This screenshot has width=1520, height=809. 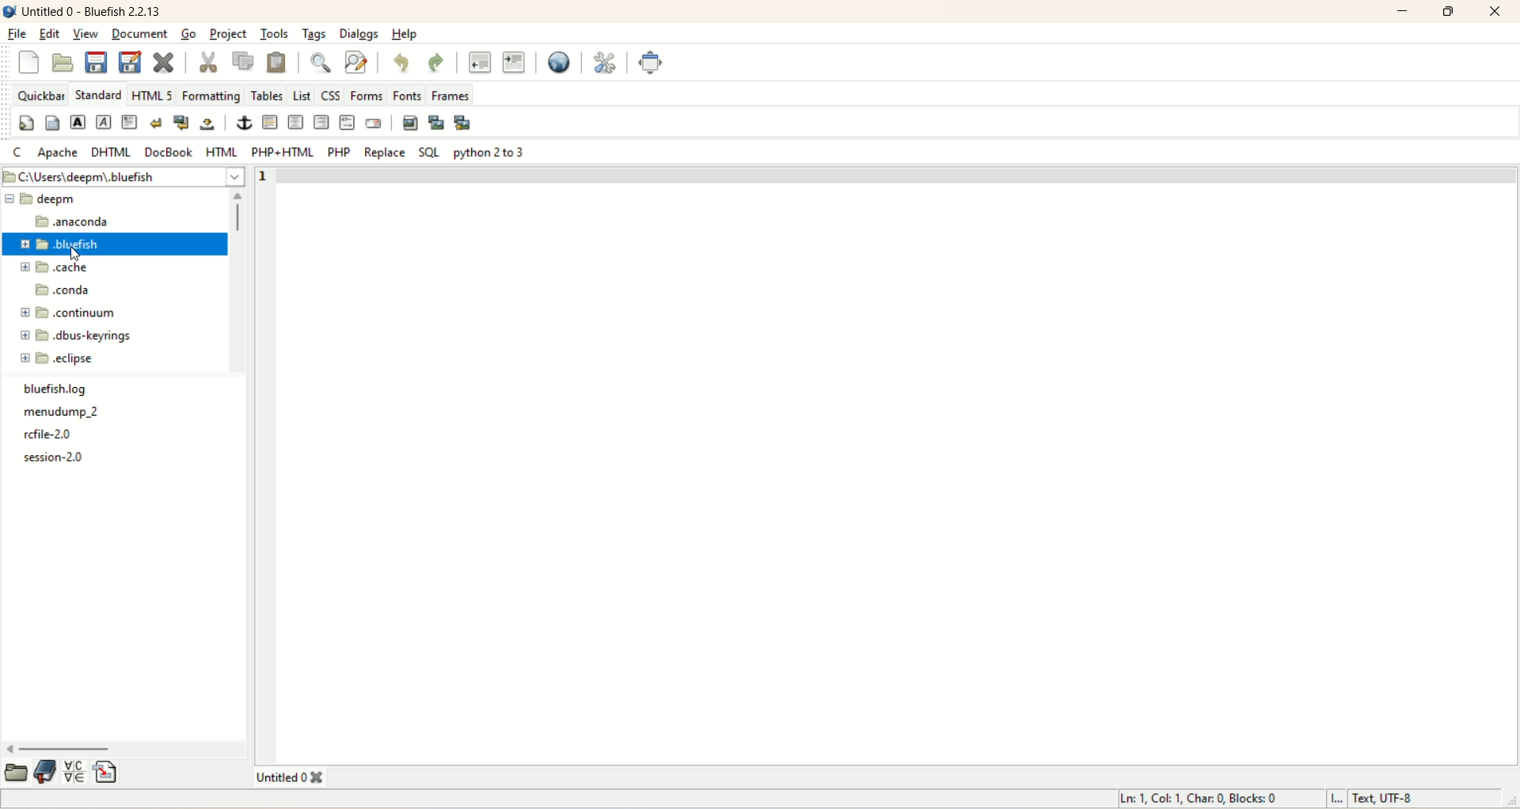 What do you see at coordinates (76, 255) in the screenshot?
I see `cursor` at bounding box center [76, 255].